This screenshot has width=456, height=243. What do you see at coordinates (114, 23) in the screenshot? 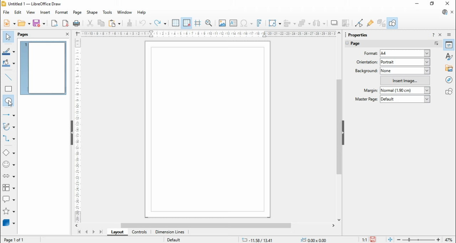
I see `paste` at bounding box center [114, 23].